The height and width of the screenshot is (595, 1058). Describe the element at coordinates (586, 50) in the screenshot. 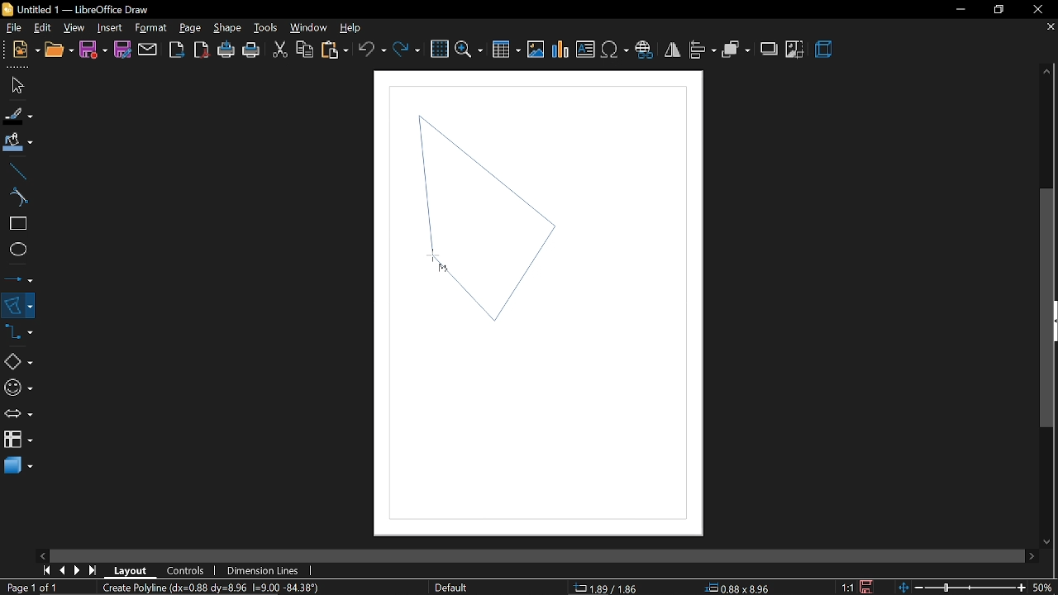

I see `insert image` at that location.